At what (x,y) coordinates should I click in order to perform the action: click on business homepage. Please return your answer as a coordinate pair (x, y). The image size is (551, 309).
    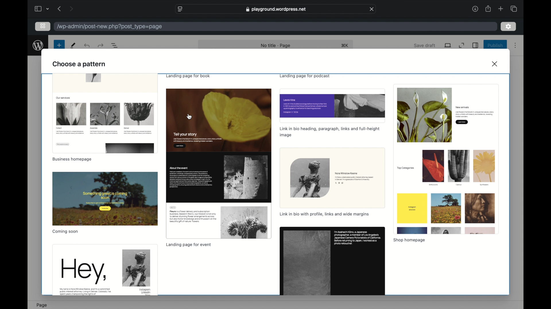
    Looking at the image, I should click on (72, 159).